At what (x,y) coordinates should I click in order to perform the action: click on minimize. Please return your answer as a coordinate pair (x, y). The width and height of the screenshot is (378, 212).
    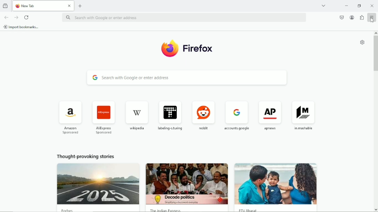
    Looking at the image, I should click on (347, 6).